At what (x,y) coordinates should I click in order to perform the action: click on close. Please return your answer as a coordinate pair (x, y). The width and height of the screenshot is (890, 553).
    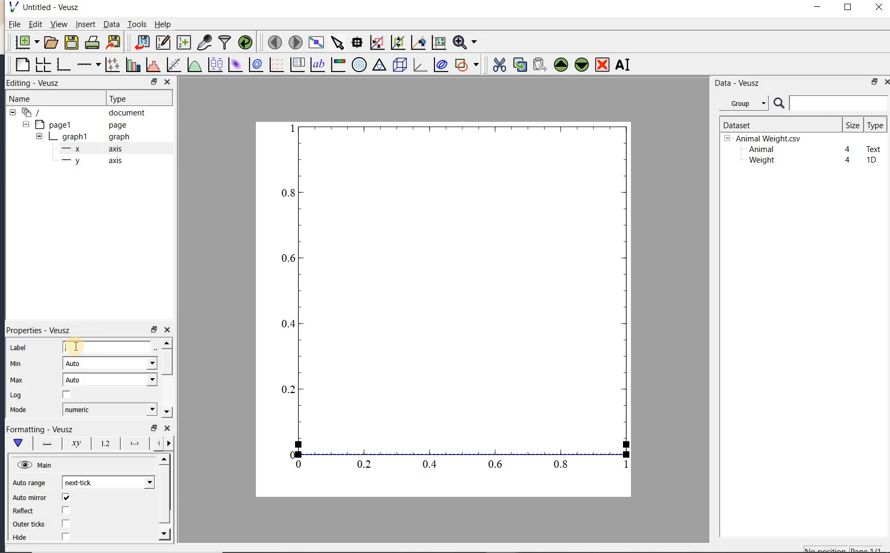
    Looking at the image, I should click on (886, 82).